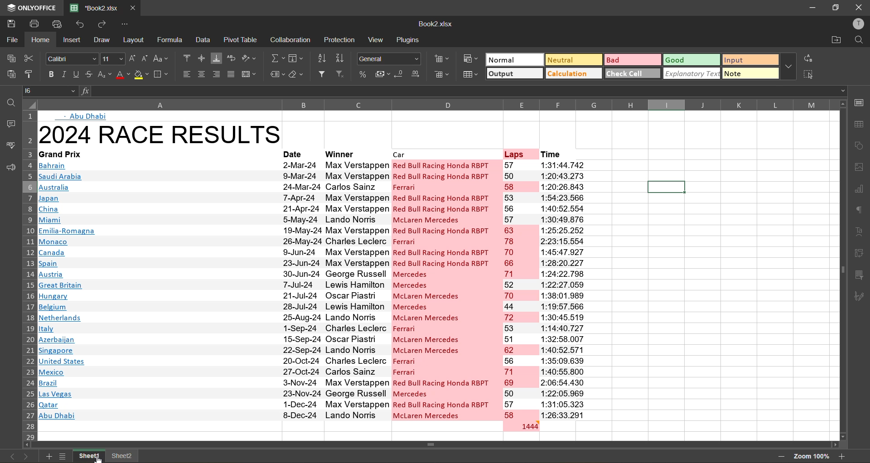 The height and width of the screenshot is (463, 870). What do you see at coordinates (278, 58) in the screenshot?
I see `summation` at bounding box center [278, 58].